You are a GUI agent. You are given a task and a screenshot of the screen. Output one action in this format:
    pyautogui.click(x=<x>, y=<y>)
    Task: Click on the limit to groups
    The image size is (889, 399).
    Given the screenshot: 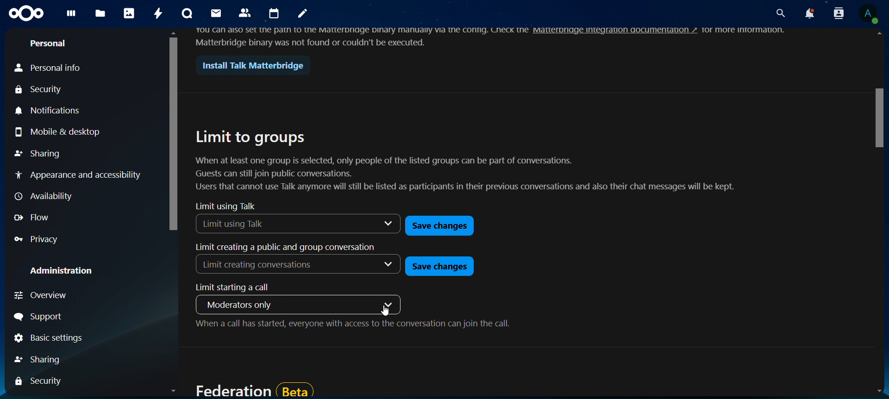 What is the action you would take?
    pyautogui.click(x=474, y=161)
    